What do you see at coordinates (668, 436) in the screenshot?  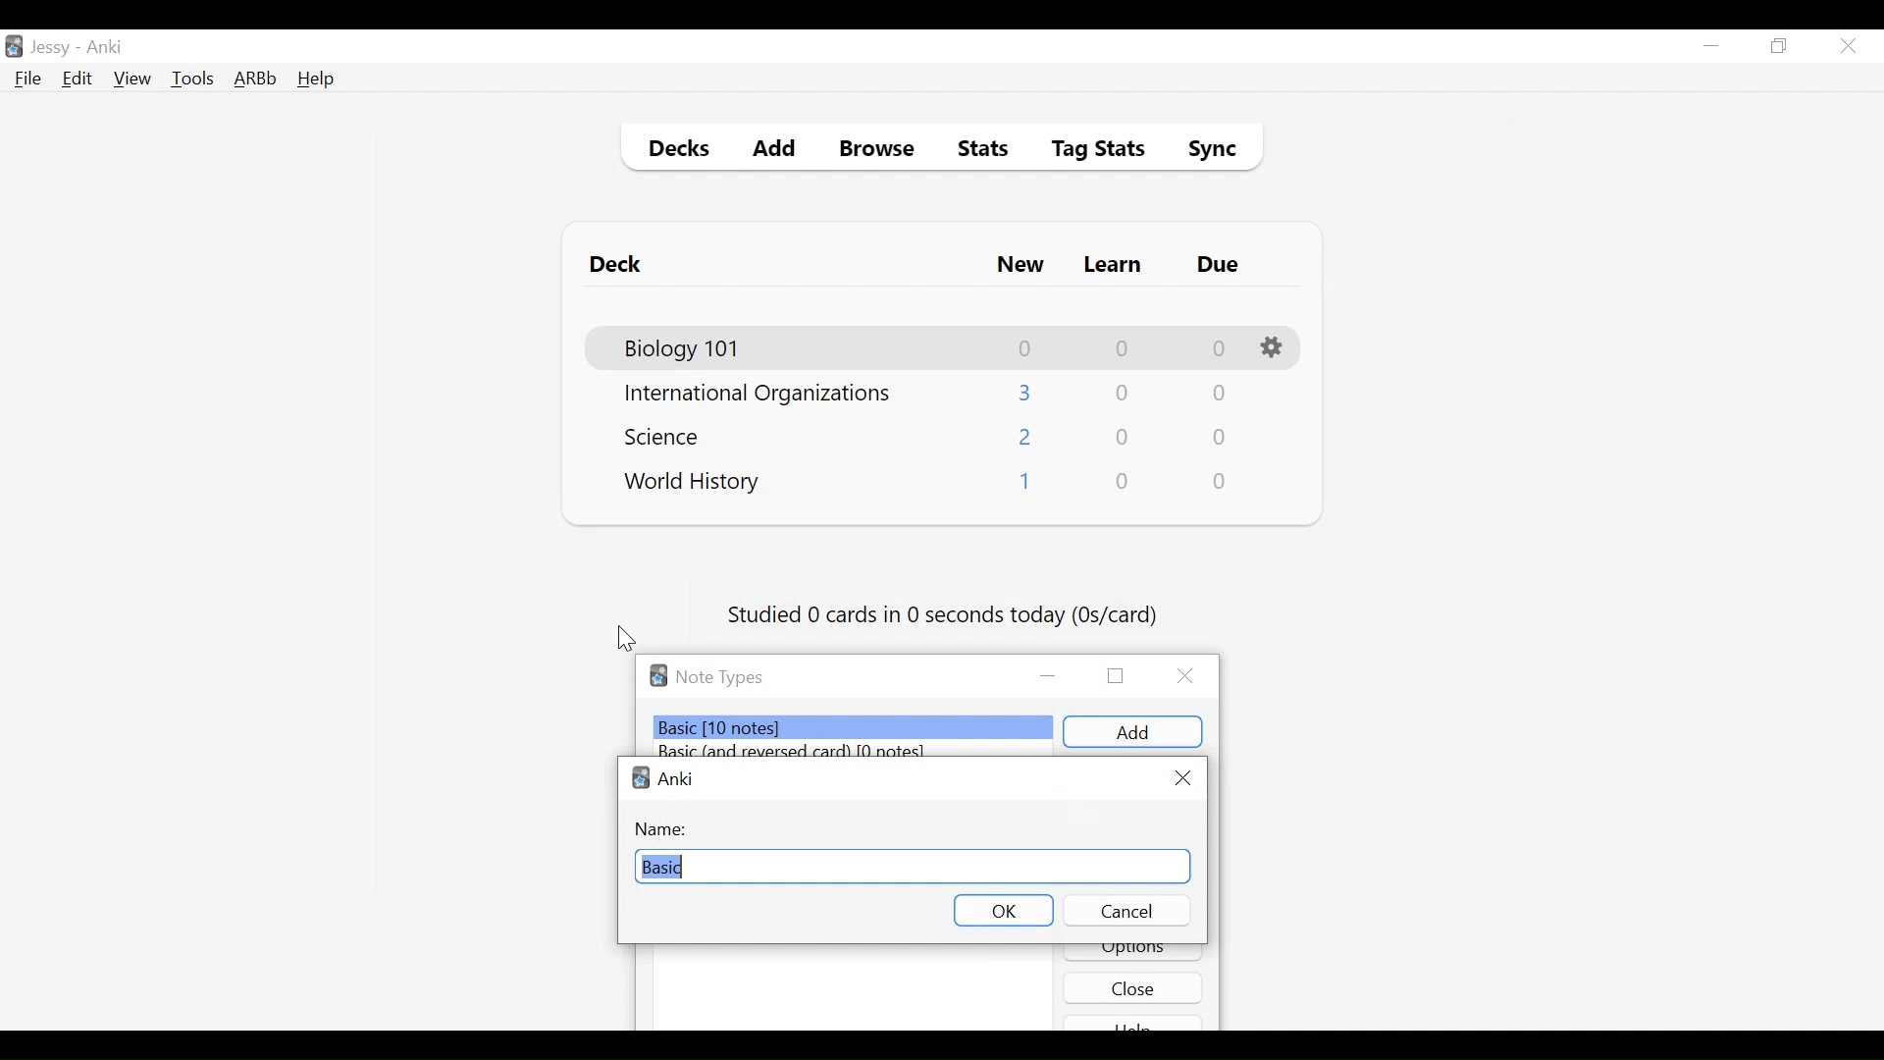 I see `Deck Name` at bounding box center [668, 436].